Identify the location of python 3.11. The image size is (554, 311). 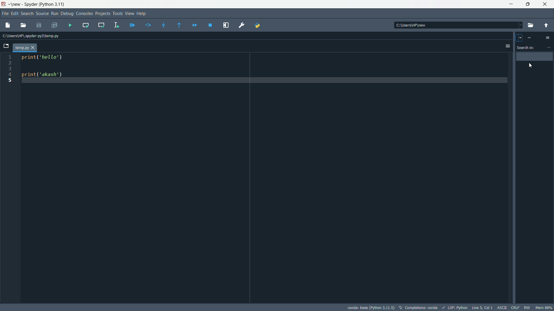
(53, 4).